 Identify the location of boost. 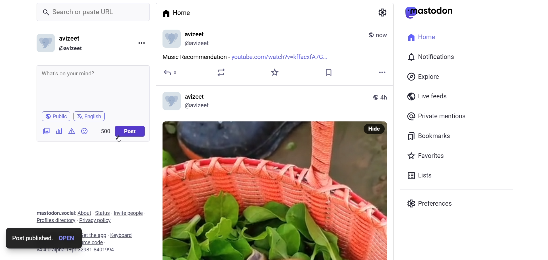
(221, 74).